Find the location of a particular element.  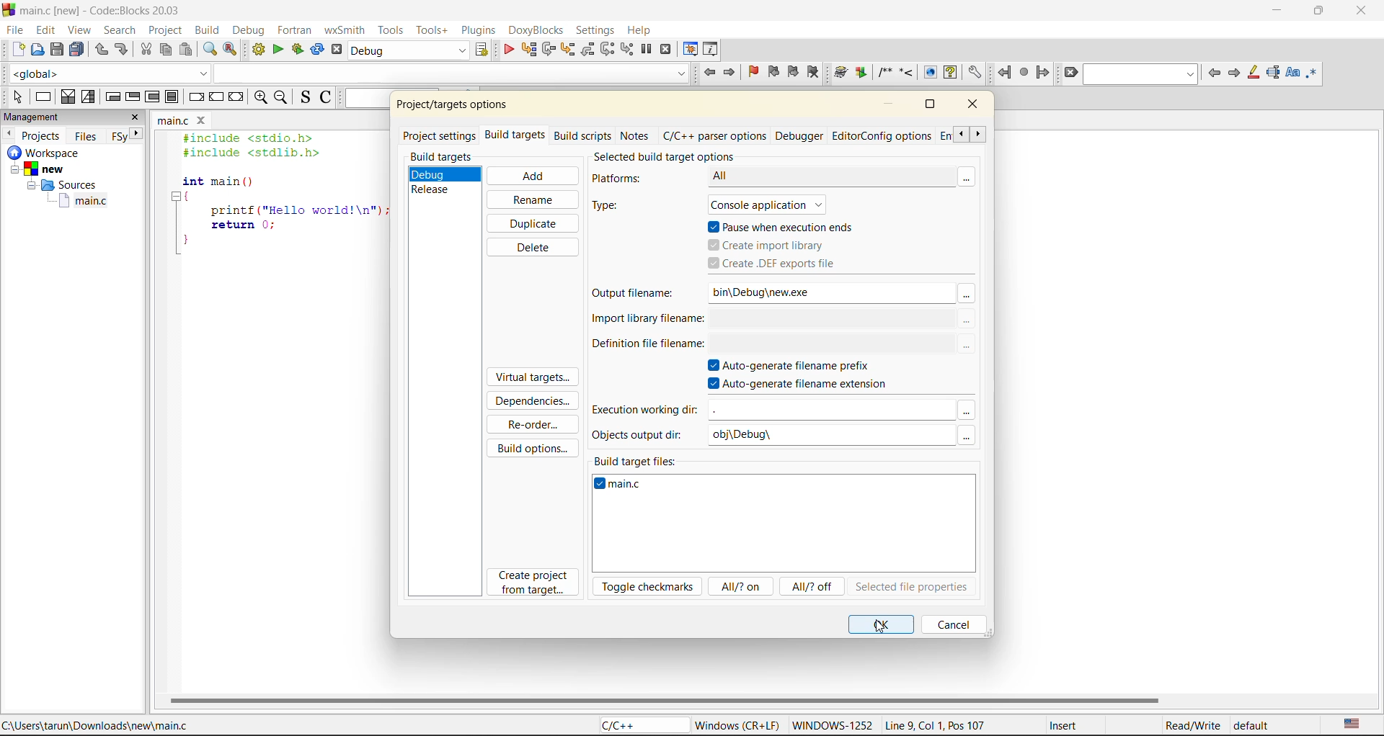

More is located at coordinates (973, 176).